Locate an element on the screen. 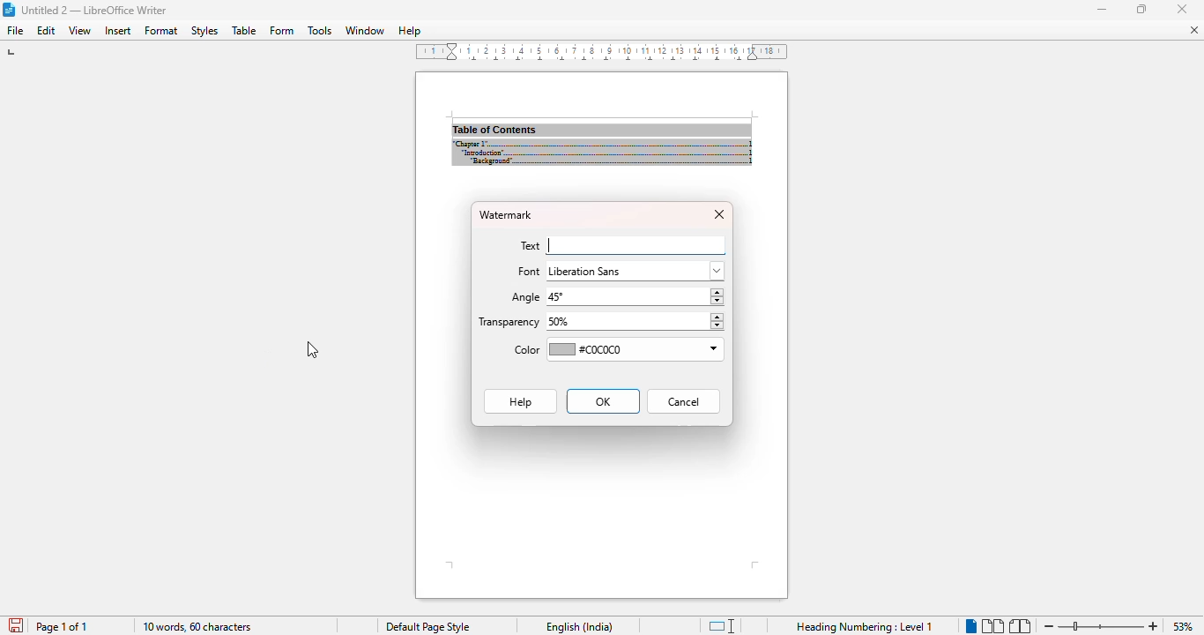  OK is located at coordinates (602, 401).